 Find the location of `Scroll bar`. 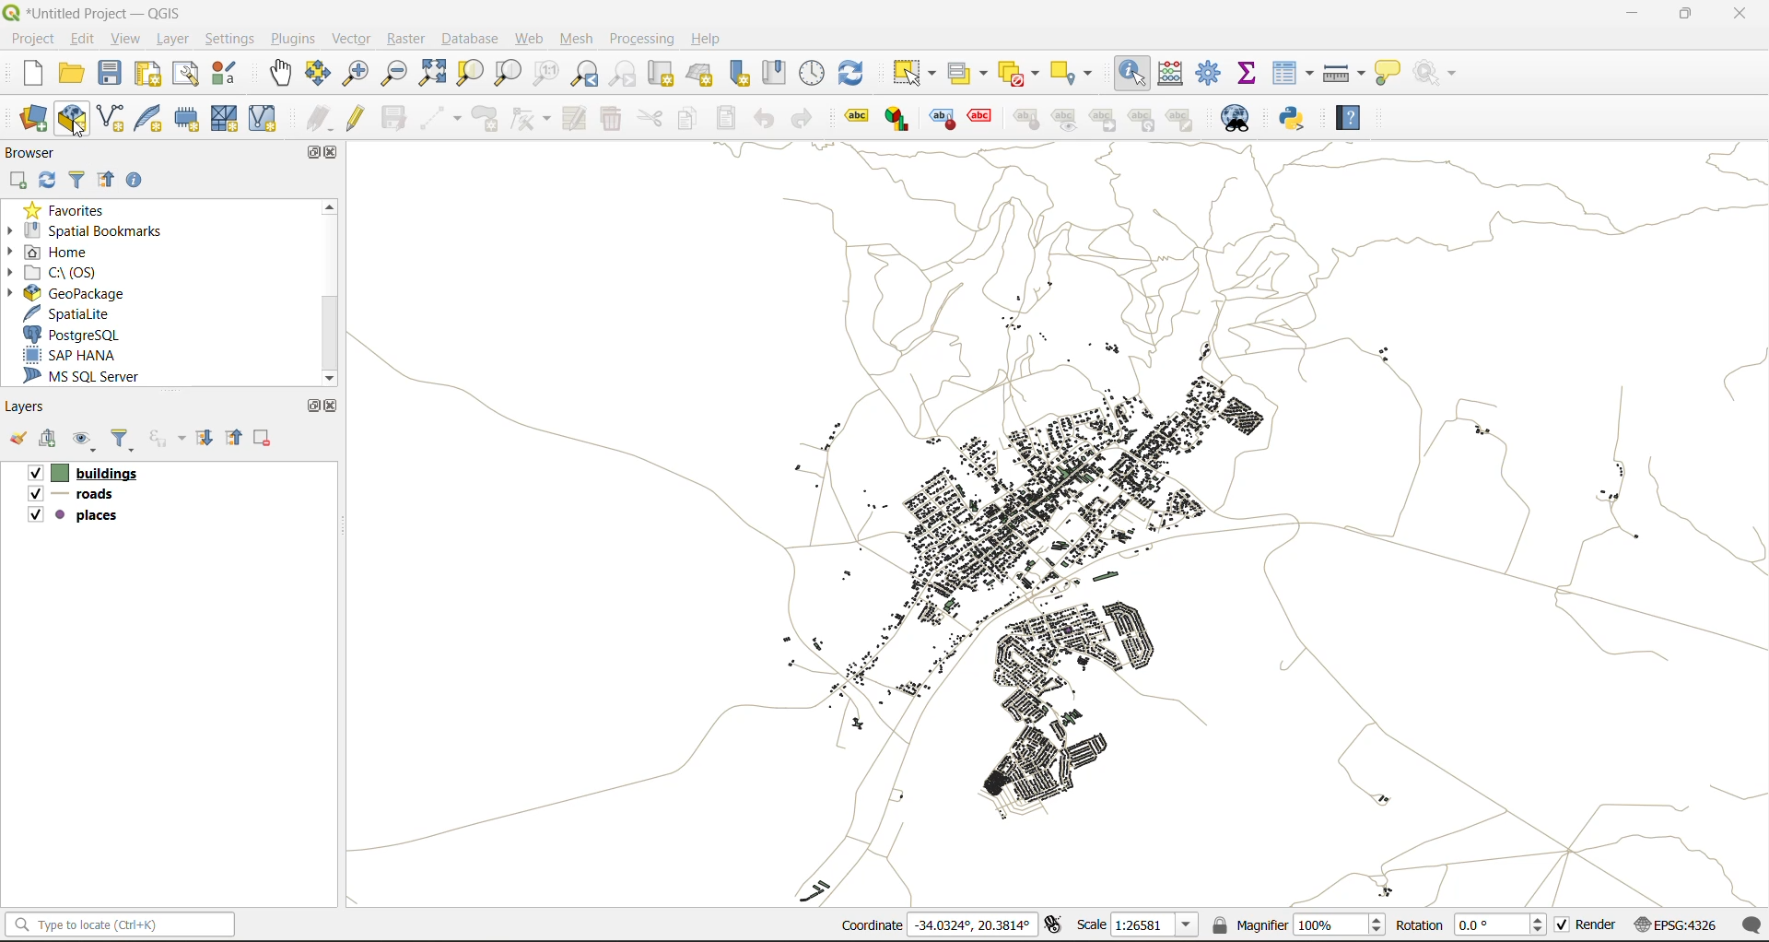

Scroll bar is located at coordinates (327, 292).